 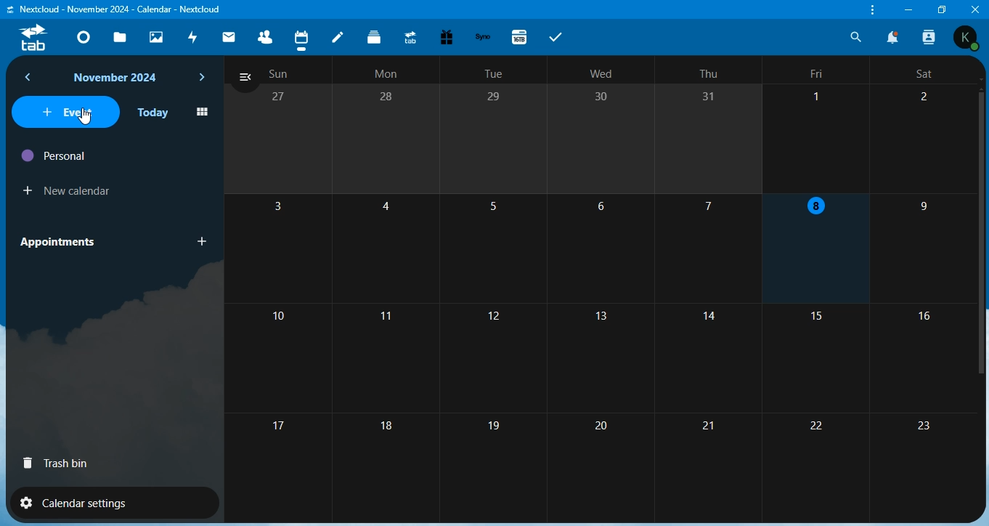 What do you see at coordinates (894, 37) in the screenshot?
I see `notifications` at bounding box center [894, 37].